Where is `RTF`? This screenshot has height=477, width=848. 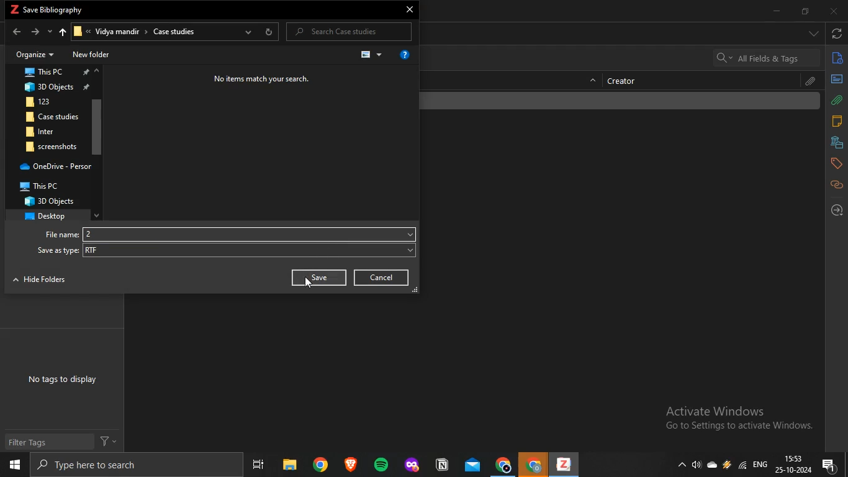 RTF is located at coordinates (248, 250).